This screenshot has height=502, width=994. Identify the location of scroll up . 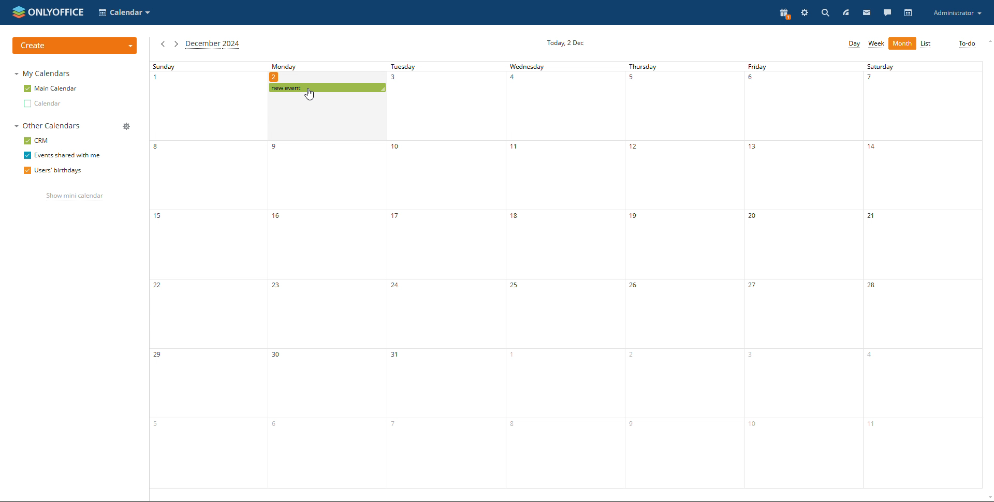
(988, 42).